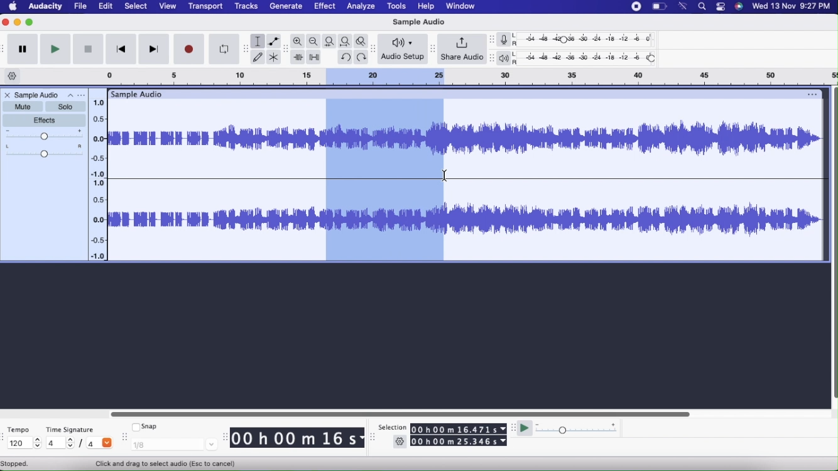  I want to click on Undo, so click(345, 56).